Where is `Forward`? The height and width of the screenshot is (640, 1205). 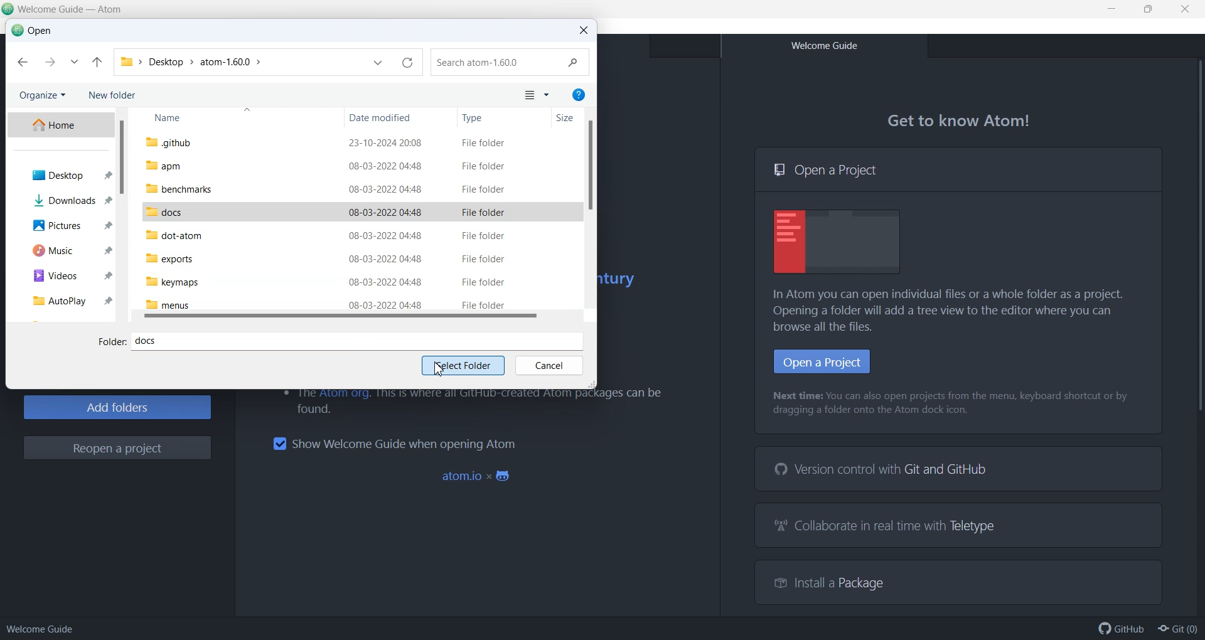 Forward is located at coordinates (49, 62).